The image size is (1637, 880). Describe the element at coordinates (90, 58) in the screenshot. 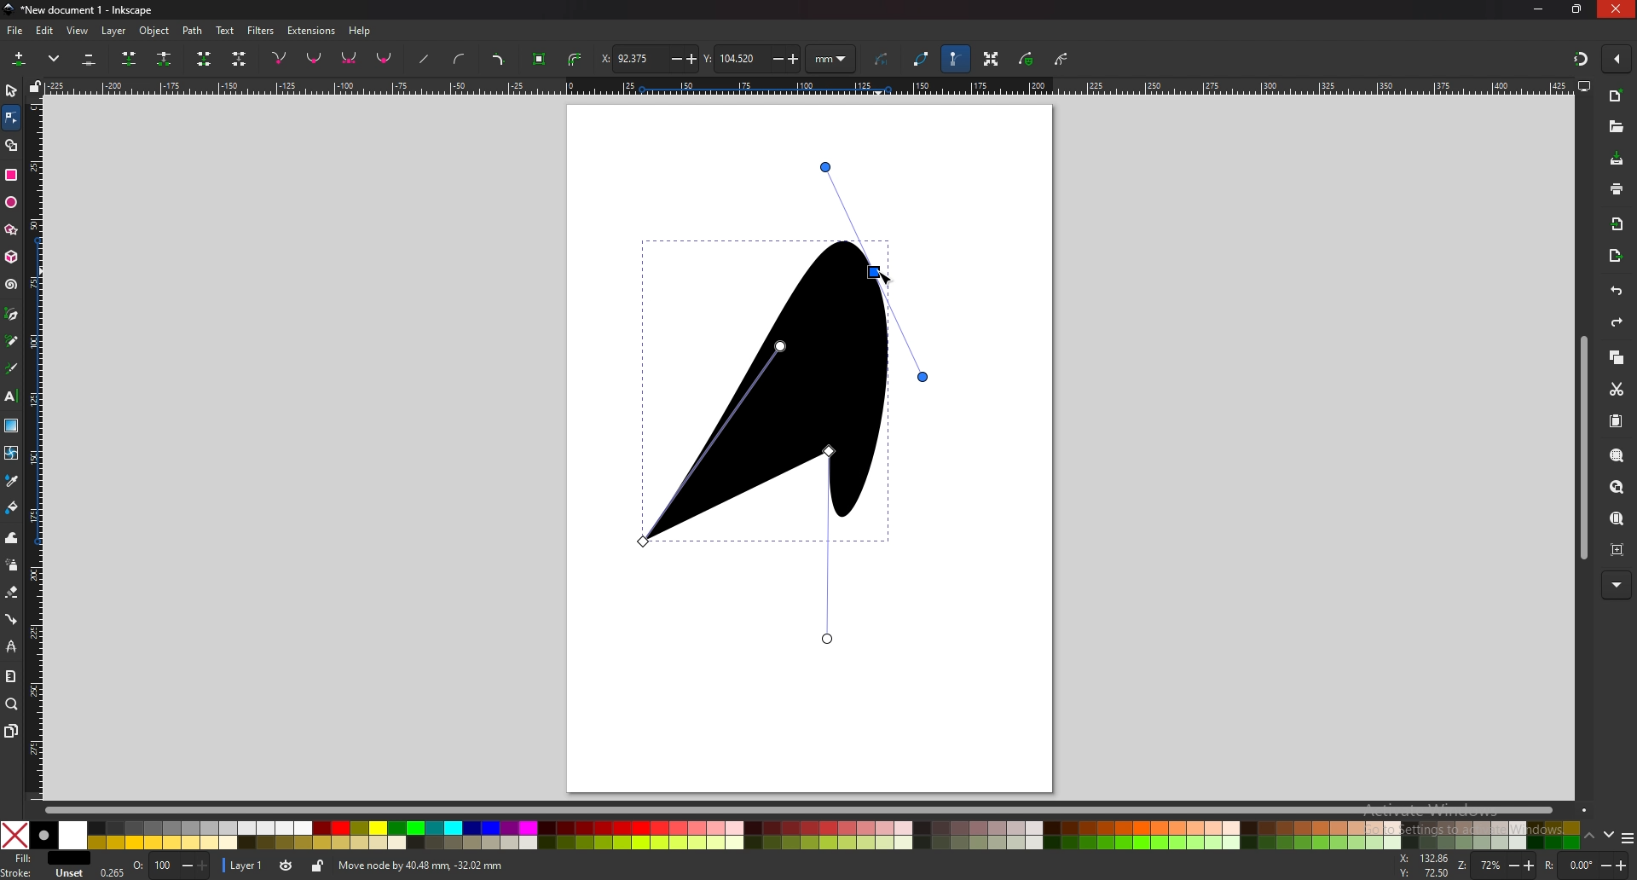

I see `delete selected nodes` at that location.